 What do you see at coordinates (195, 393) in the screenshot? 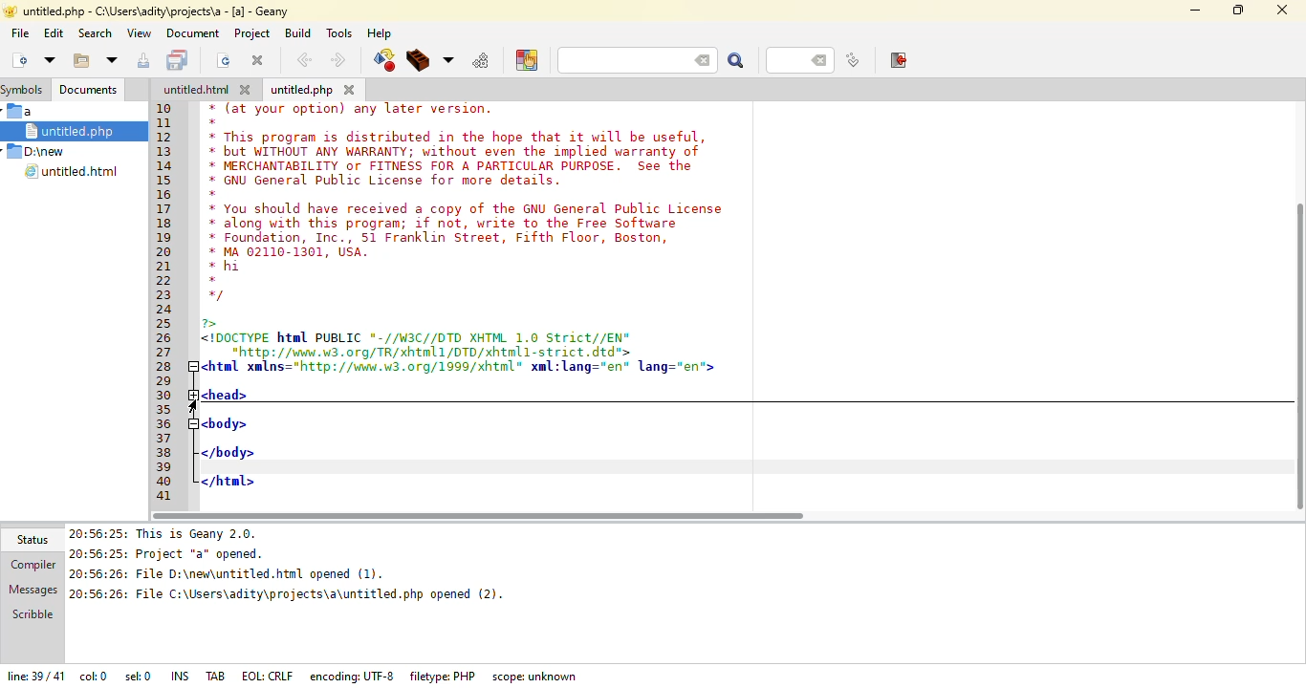
I see `expand` at bounding box center [195, 393].